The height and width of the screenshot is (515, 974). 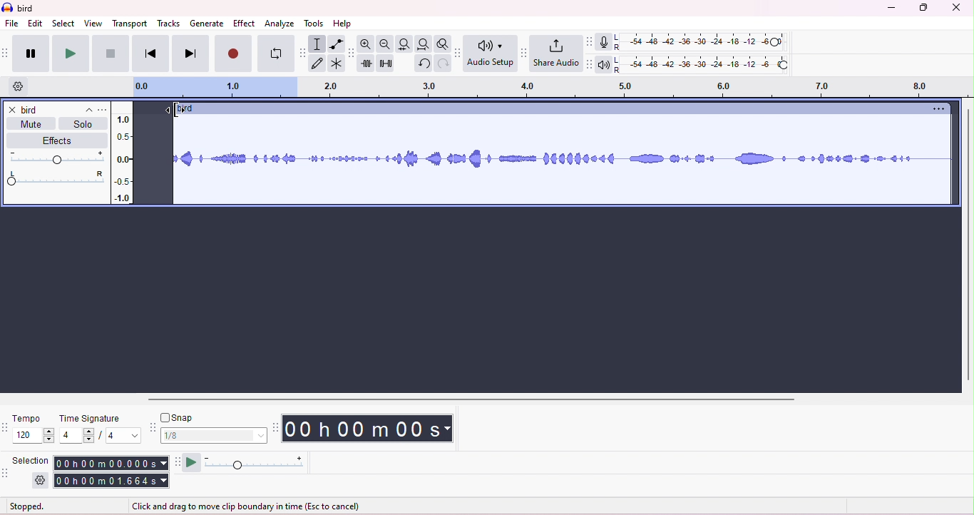 What do you see at coordinates (422, 65) in the screenshot?
I see `undo` at bounding box center [422, 65].